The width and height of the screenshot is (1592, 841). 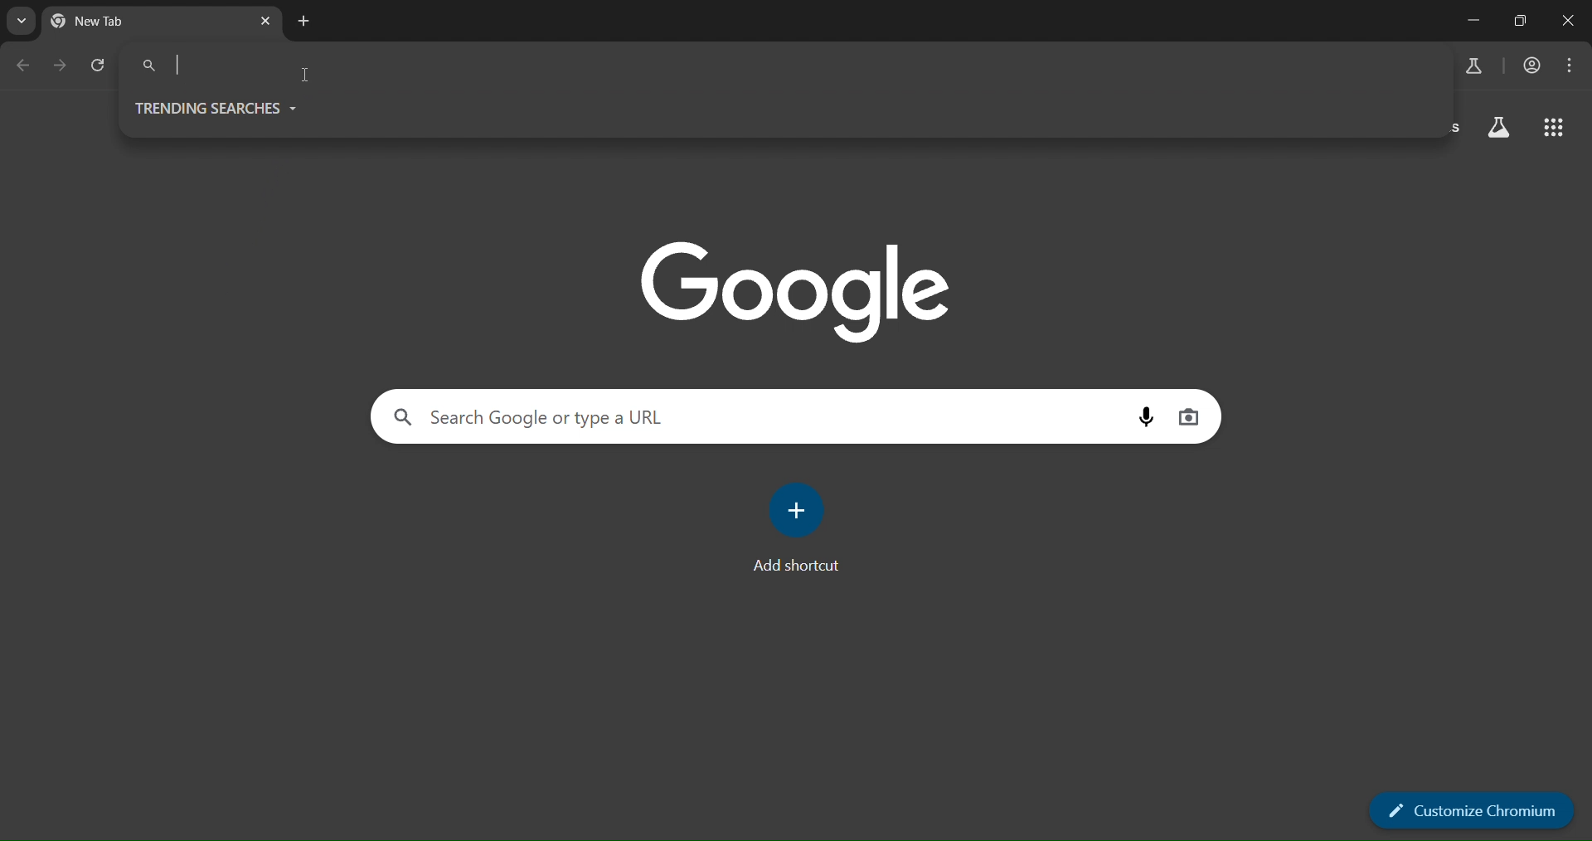 What do you see at coordinates (1145, 416) in the screenshot?
I see `voice search` at bounding box center [1145, 416].